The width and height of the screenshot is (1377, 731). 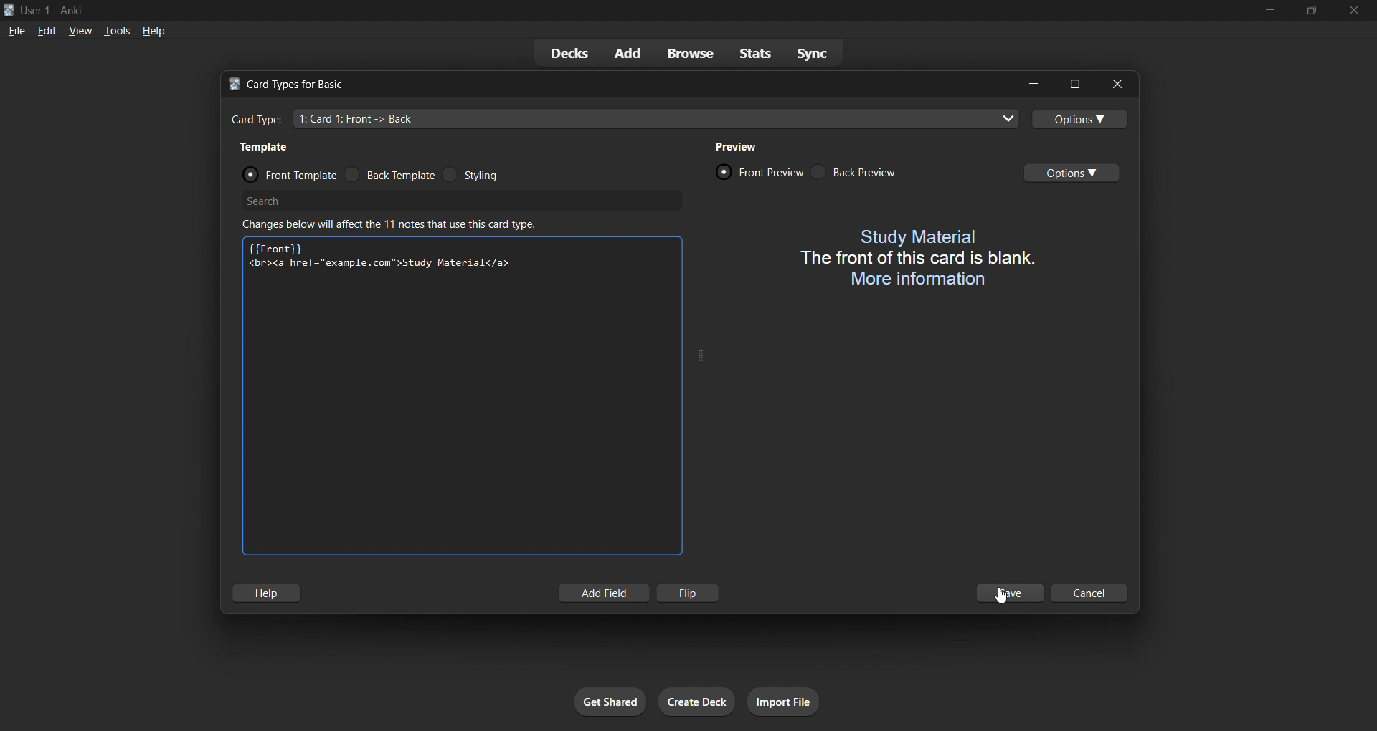 What do you see at coordinates (1079, 172) in the screenshot?
I see `options toggle` at bounding box center [1079, 172].